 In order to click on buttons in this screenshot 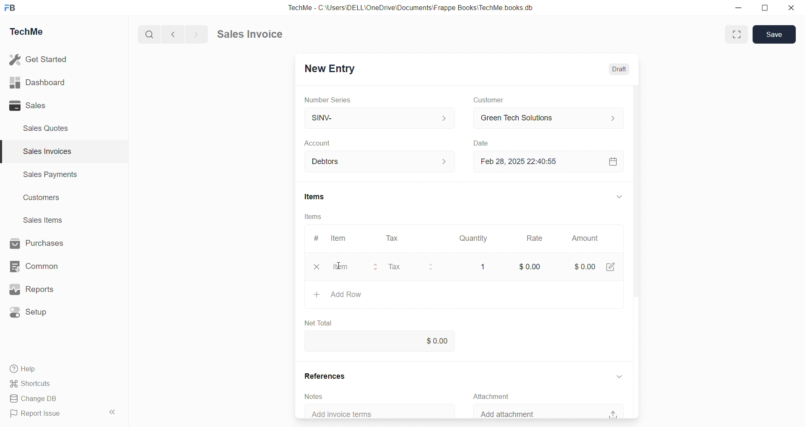, I will do `click(430, 267)`.